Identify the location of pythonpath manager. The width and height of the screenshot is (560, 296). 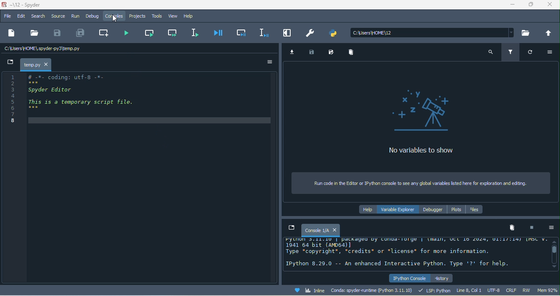
(336, 32).